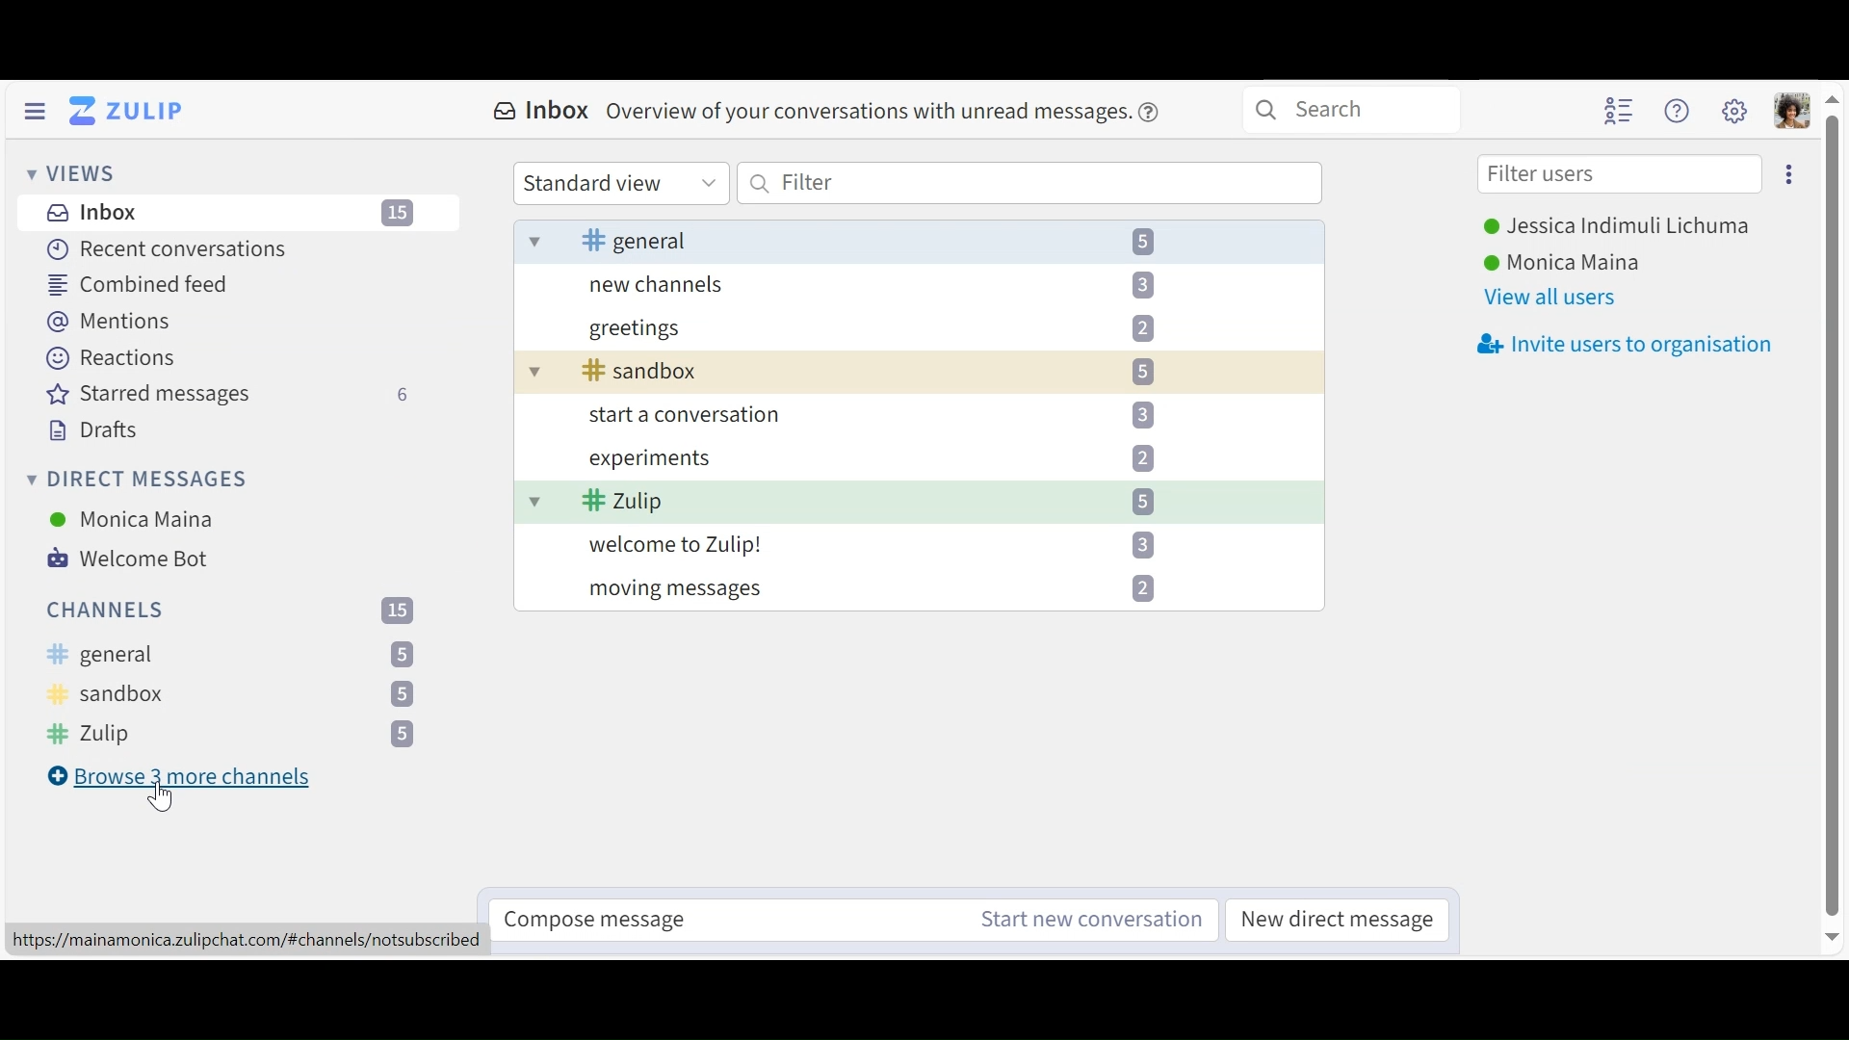 Image resolution: width=1849 pixels, height=1040 pixels. What do you see at coordinates (113, 321) in the screenshot?
I see `Mentions` at bounding box center [113, 321].